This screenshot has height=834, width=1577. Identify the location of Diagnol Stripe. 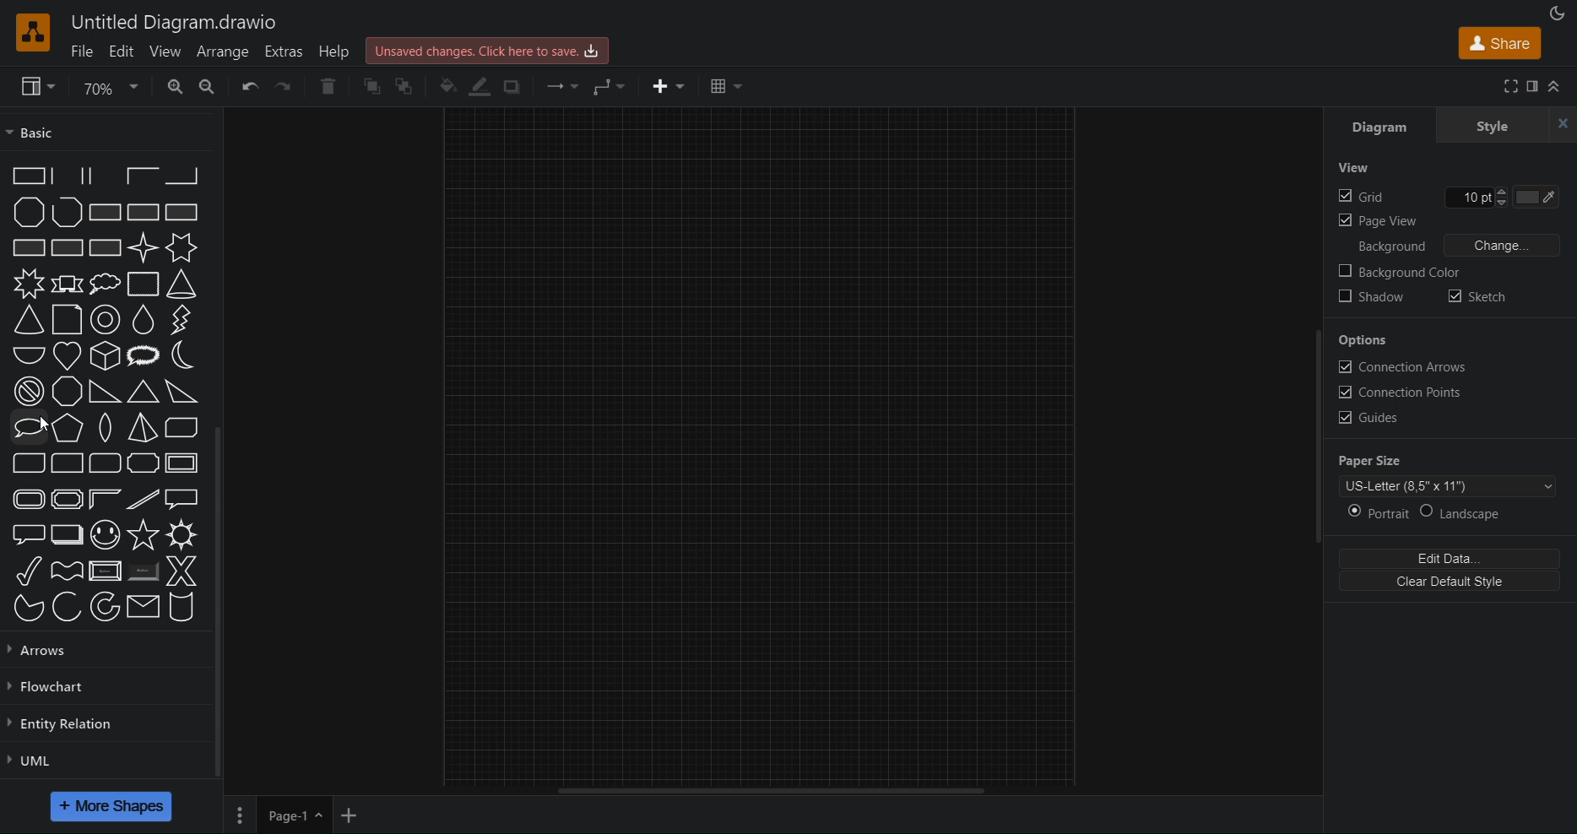
(143, 499).